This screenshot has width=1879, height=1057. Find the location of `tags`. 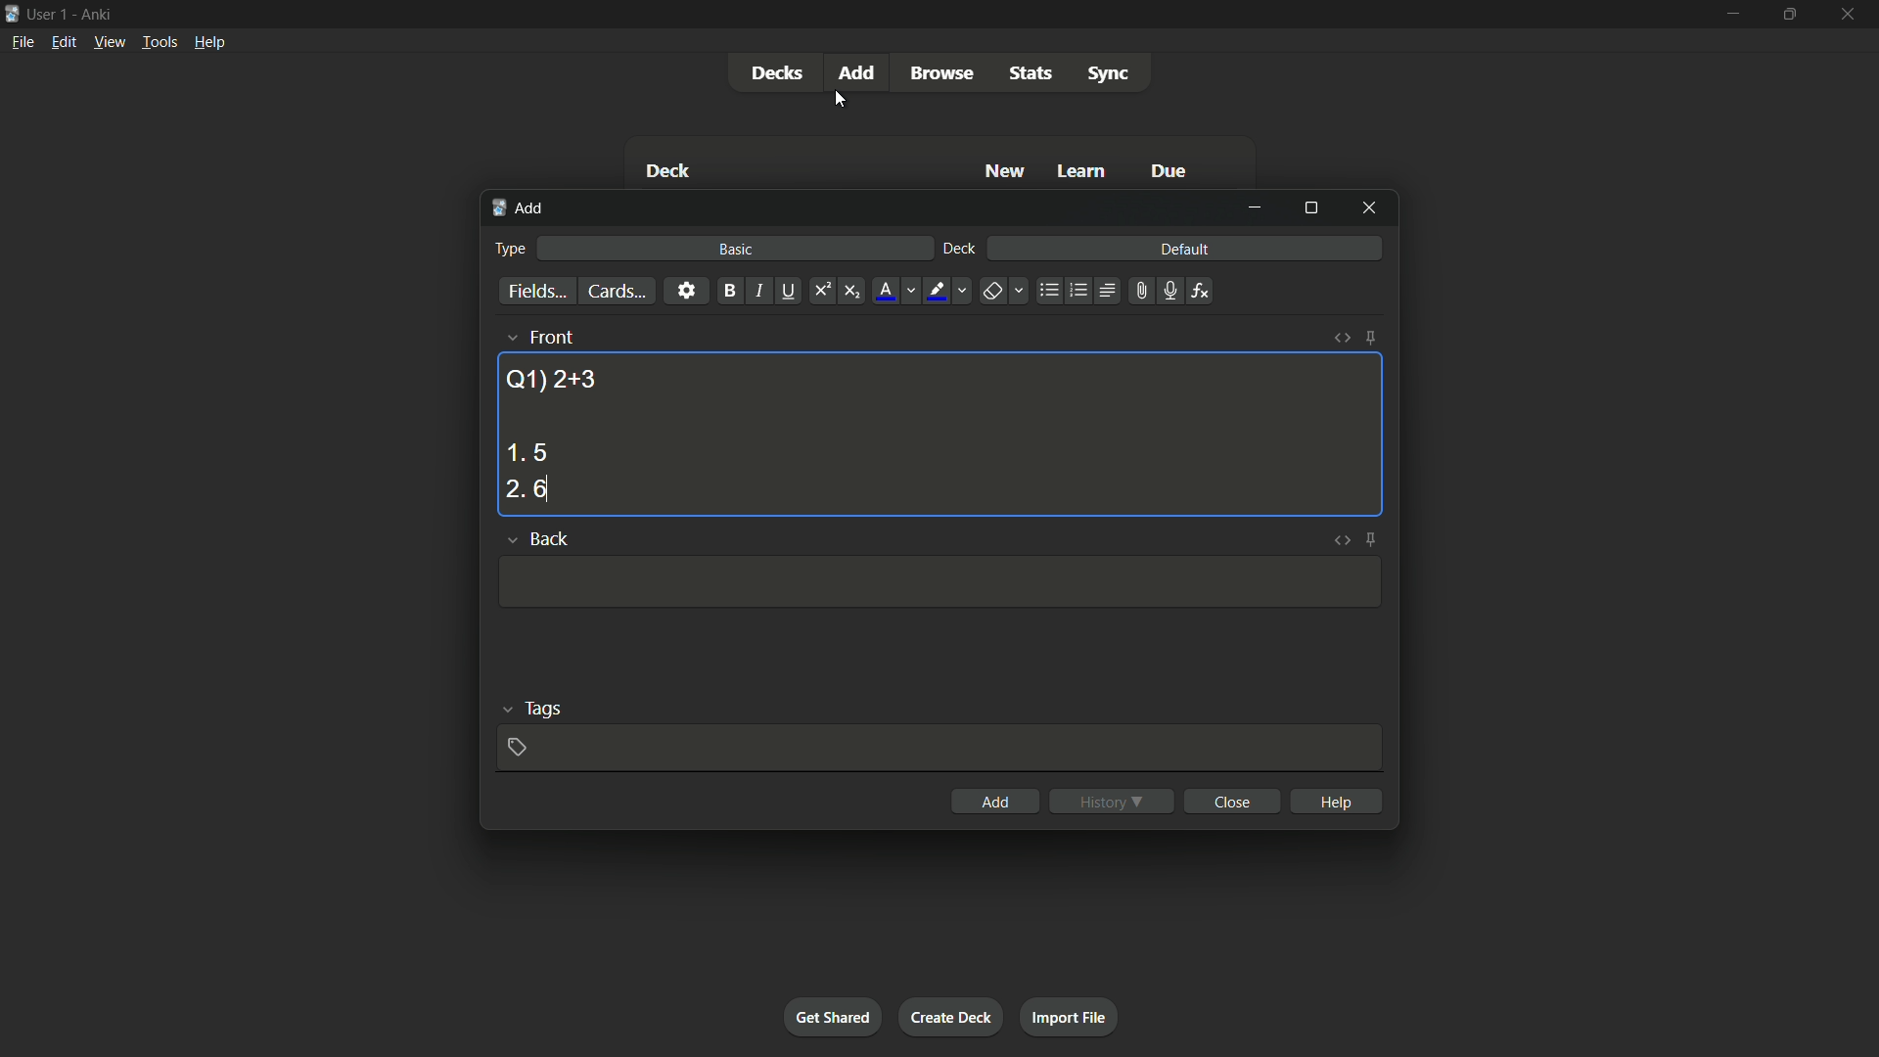

tags is located at coordinates (544, 707).